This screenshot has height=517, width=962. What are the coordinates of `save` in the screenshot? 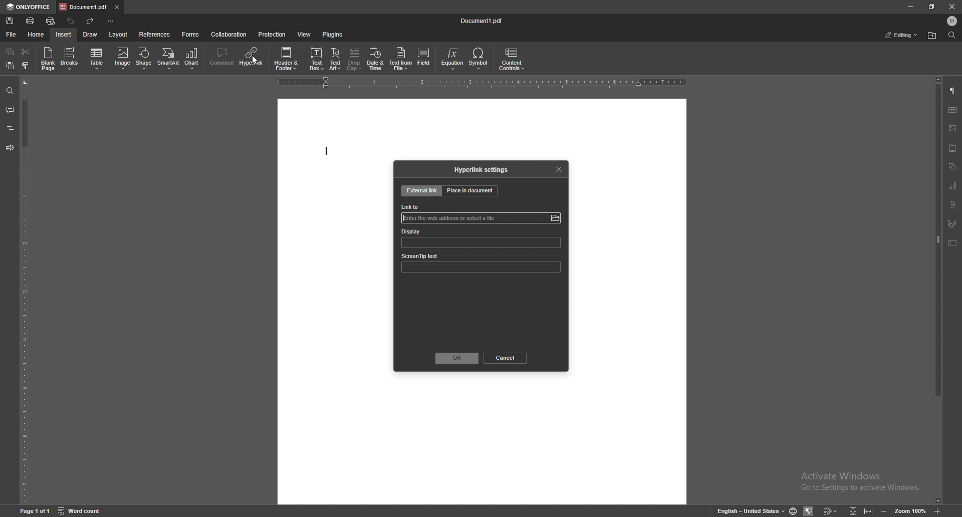 It's located at (11, 21).